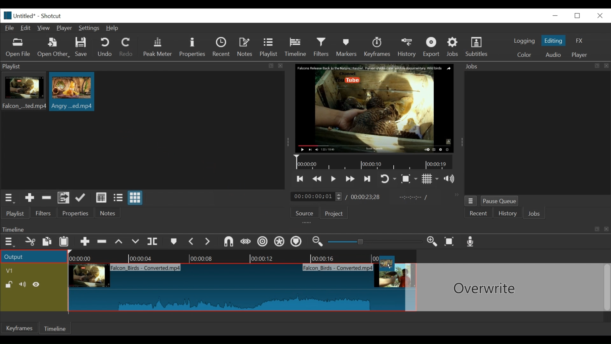 The width and height of the screenshot is (611, 344). Describe the element at coordinates (54, 48) in the screenshot. I see `Open Other` at that location.